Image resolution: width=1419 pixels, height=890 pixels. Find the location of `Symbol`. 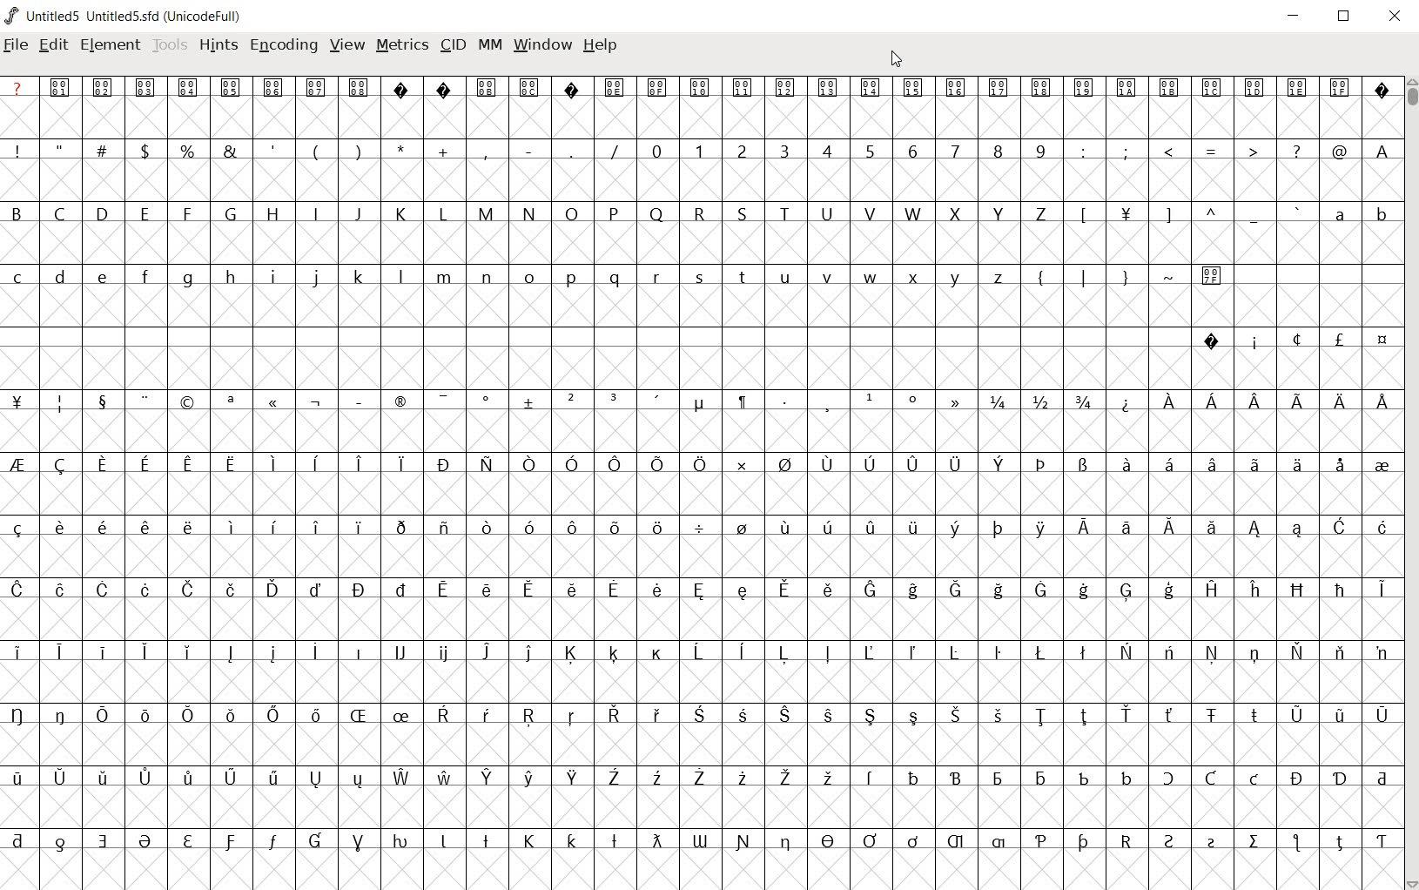

Symbol is located at coordinates (189, 590).